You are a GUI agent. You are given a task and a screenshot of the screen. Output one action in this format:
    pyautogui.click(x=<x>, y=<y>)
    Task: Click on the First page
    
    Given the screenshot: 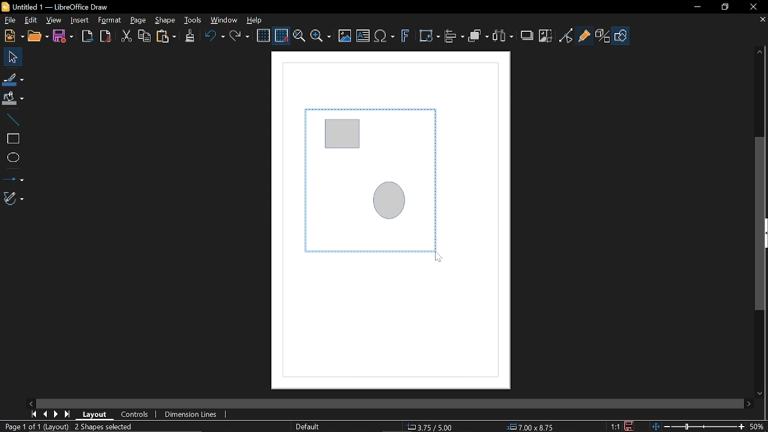 What is the action you would take?
    pyautogui.click(x=33, y=414)
    